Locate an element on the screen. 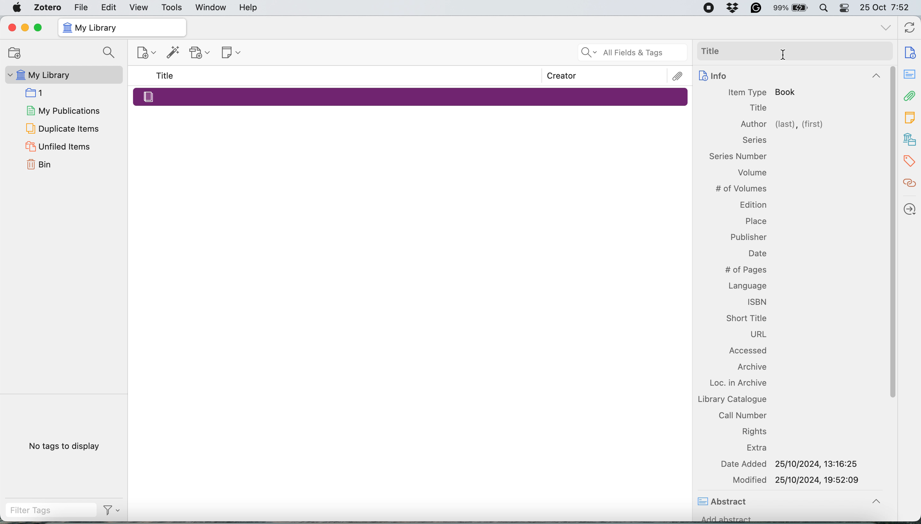 This screenshot has height=524, width=921. URL is located at coordinates (759, 335).